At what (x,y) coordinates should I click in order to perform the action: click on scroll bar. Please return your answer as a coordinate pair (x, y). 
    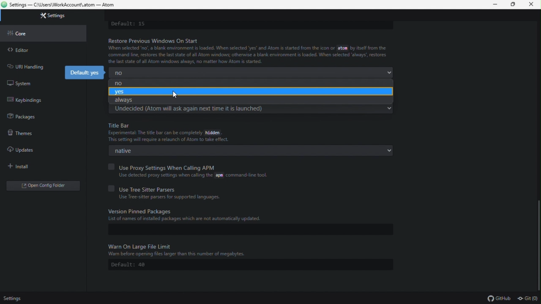
    Looking at the image, I should click on (538, 242).